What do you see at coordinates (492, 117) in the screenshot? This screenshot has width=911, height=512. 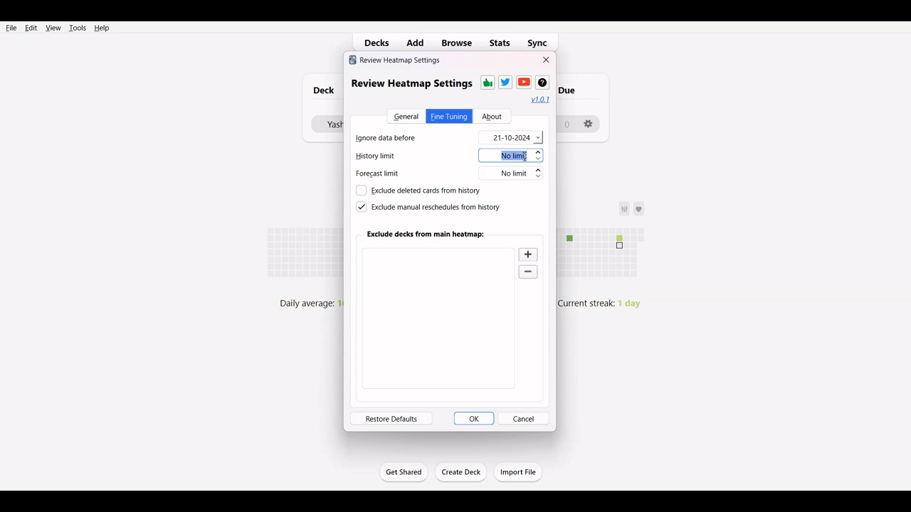 I see `About` at bounding box center [492, 117].